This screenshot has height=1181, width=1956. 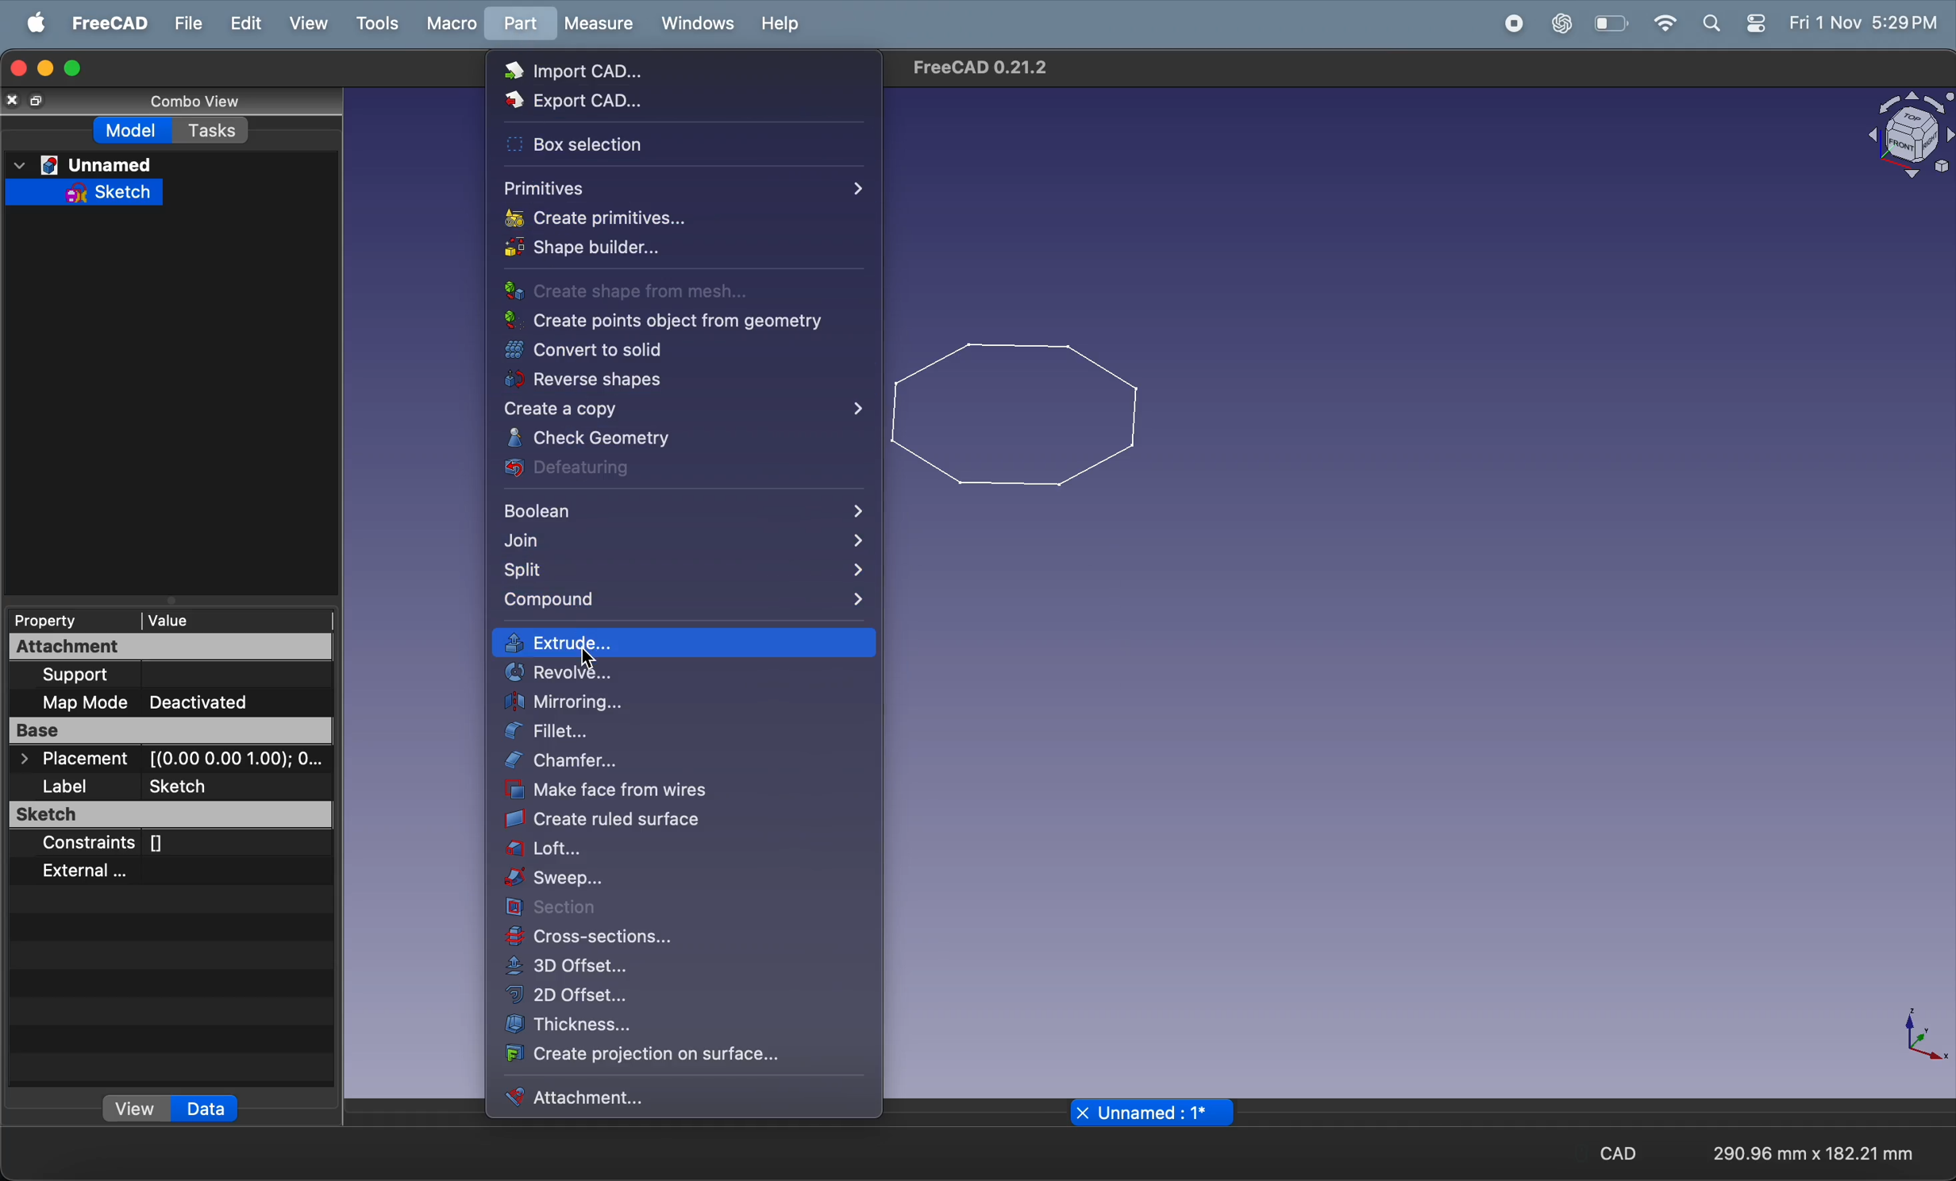 What do you see at coordinates (689, 675) in the screenshot?
I see `revolve` at bounding box center [689, 675].